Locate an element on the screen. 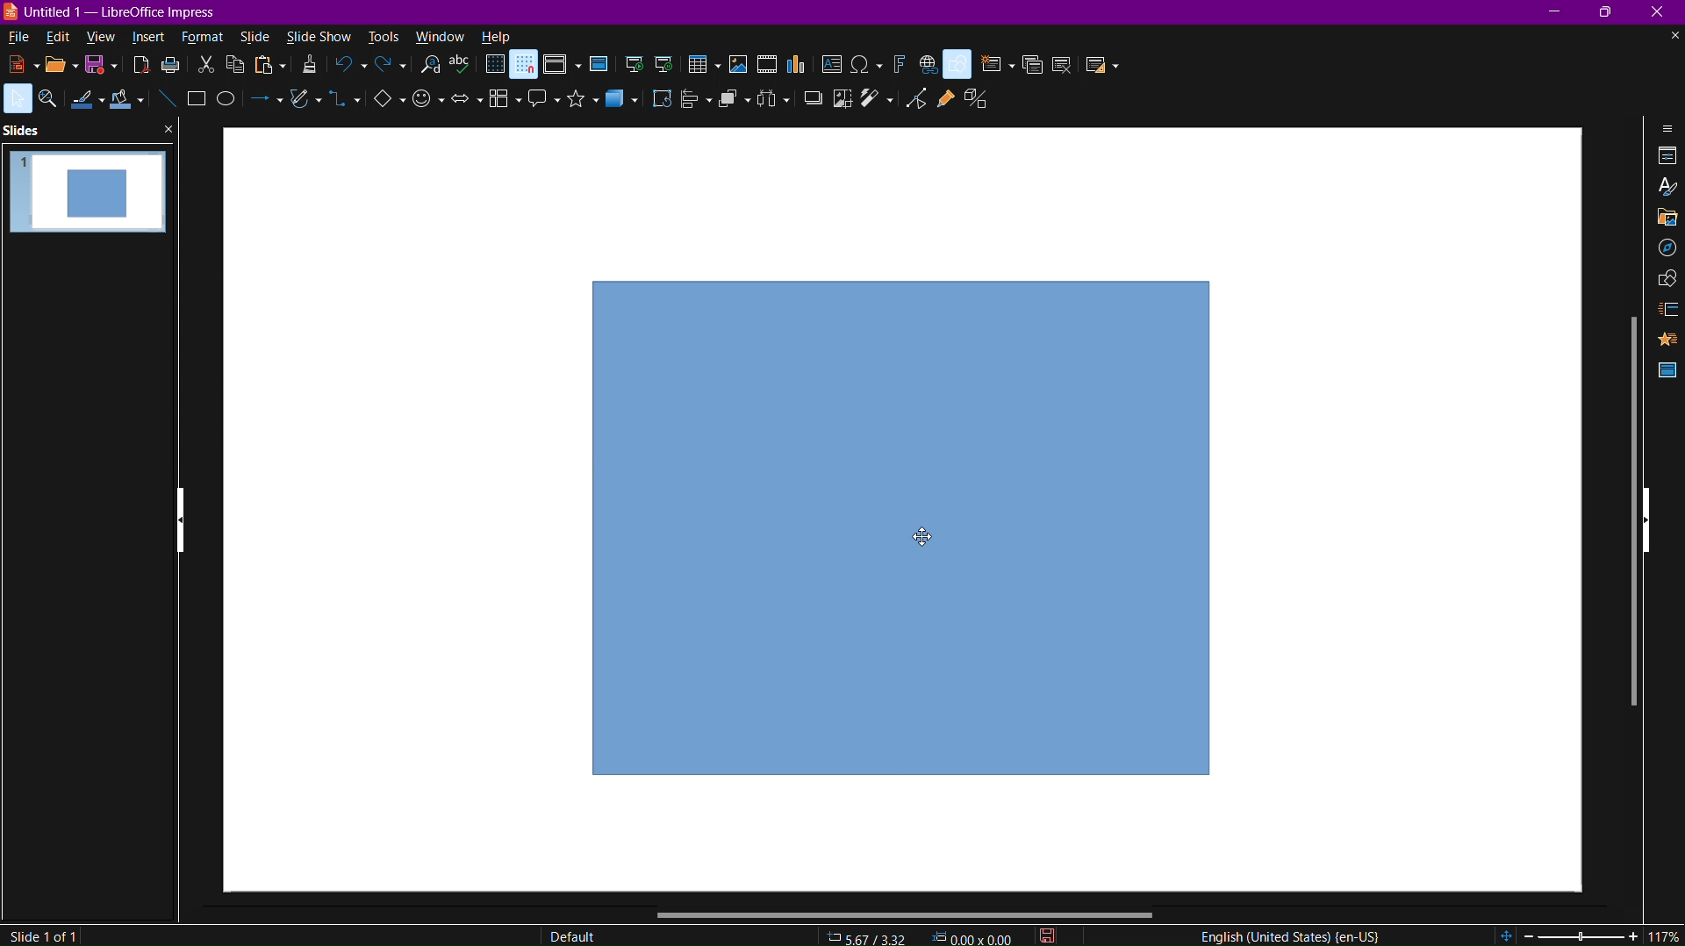 The width and height of the screenshot is (1685, 946). Stars and Banners is located at coordinates (577, 104).